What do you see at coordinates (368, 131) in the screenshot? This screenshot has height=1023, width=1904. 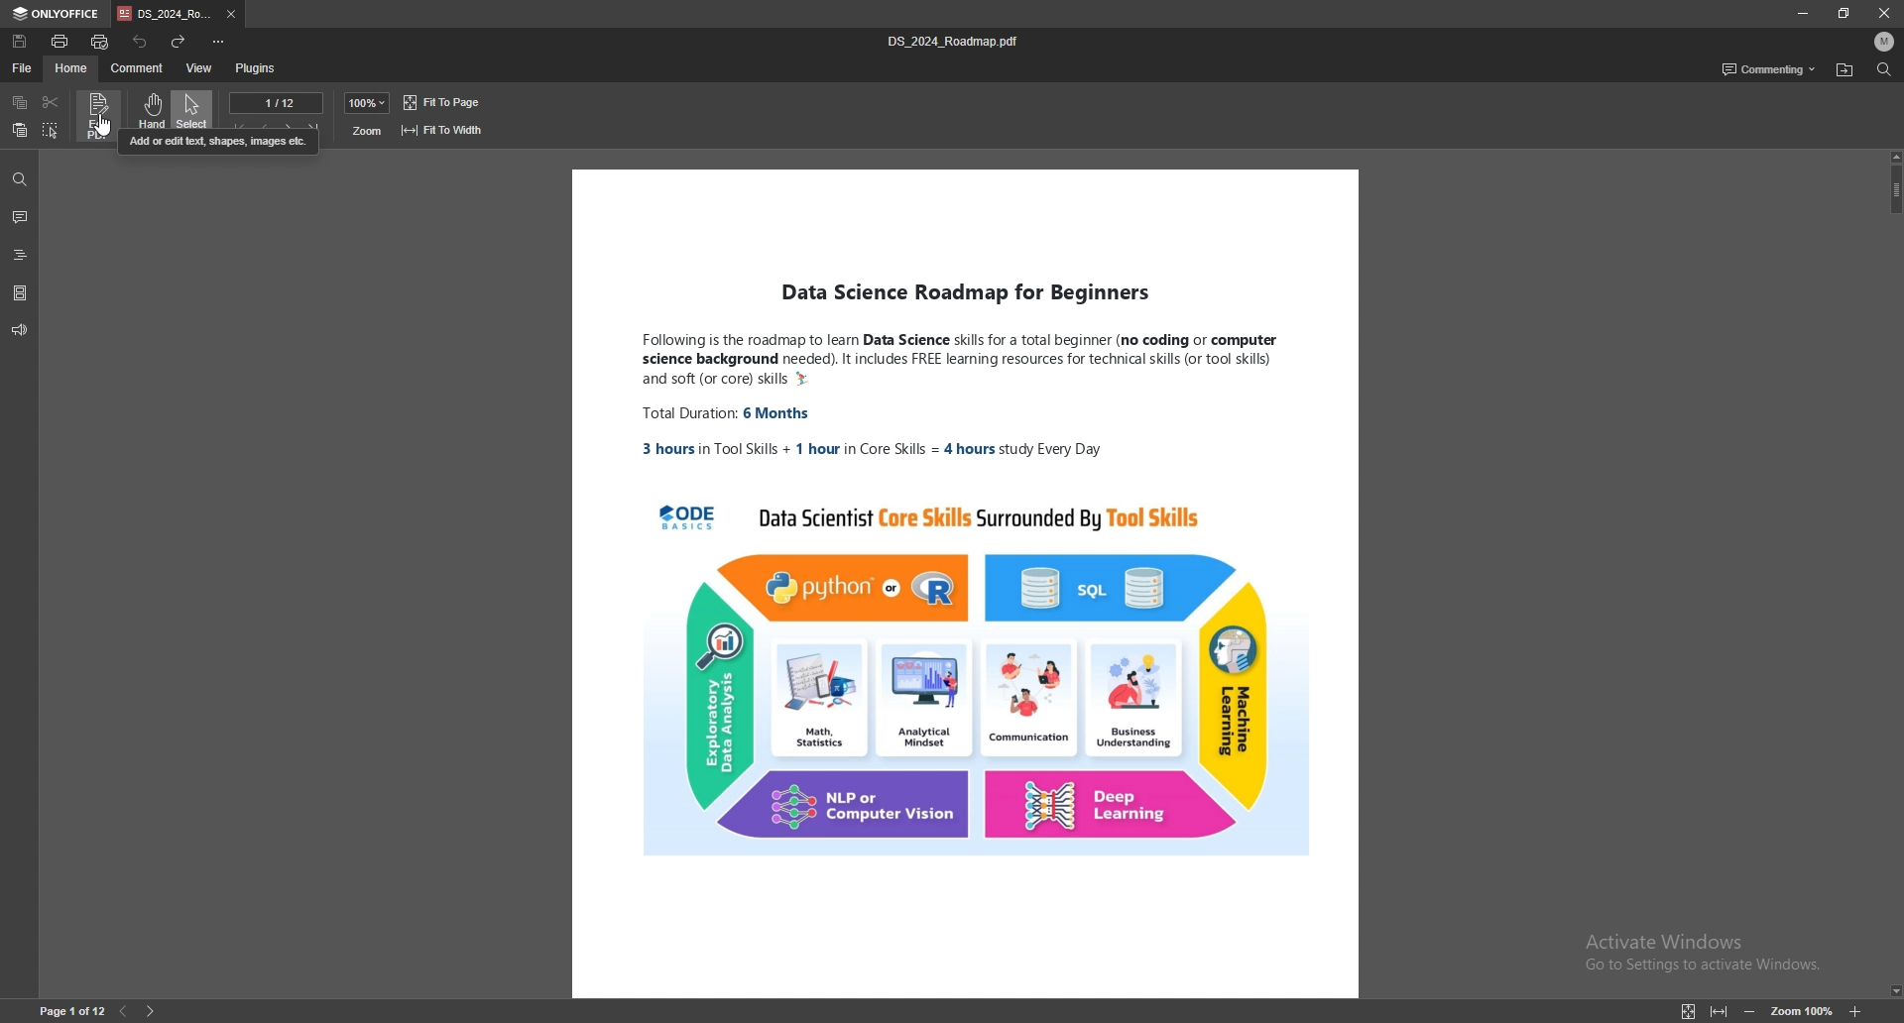 I see `zoom` at bounding box center [368, 131].